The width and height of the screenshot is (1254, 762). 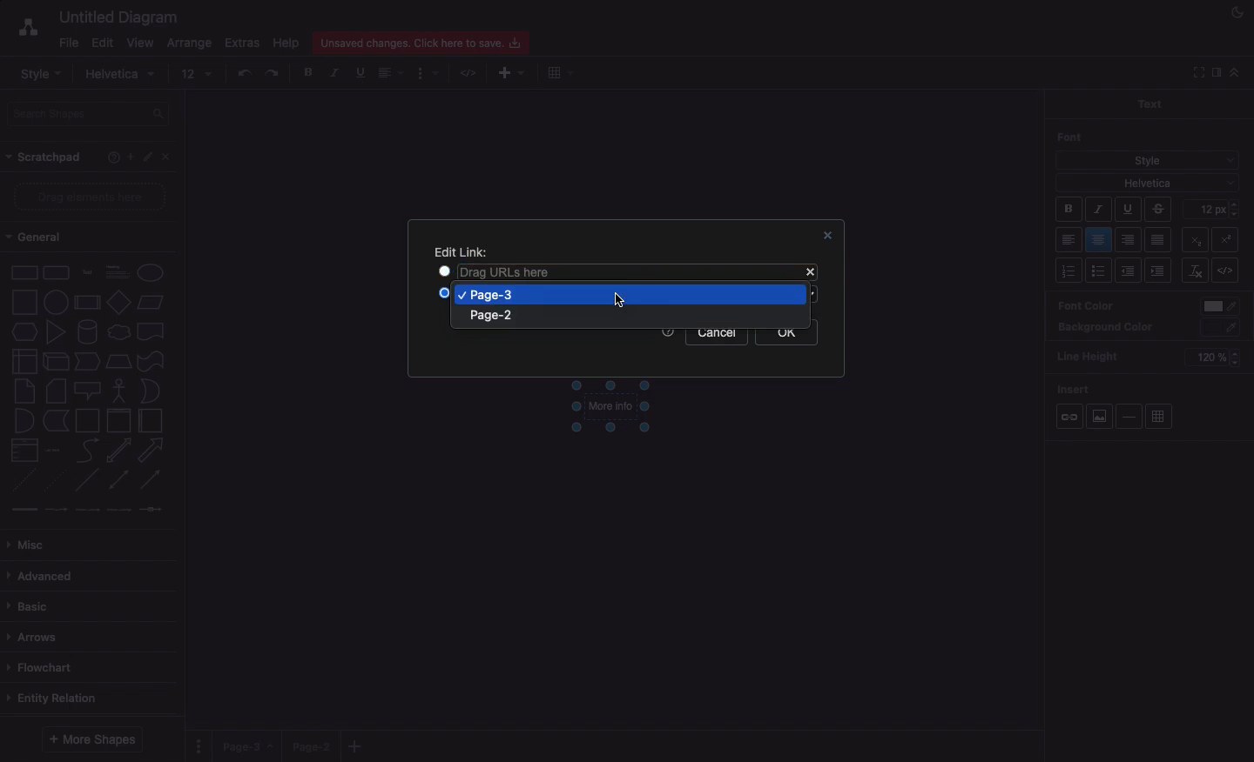 I want to click on bidirectional arrow, so click(x=118, y=451).